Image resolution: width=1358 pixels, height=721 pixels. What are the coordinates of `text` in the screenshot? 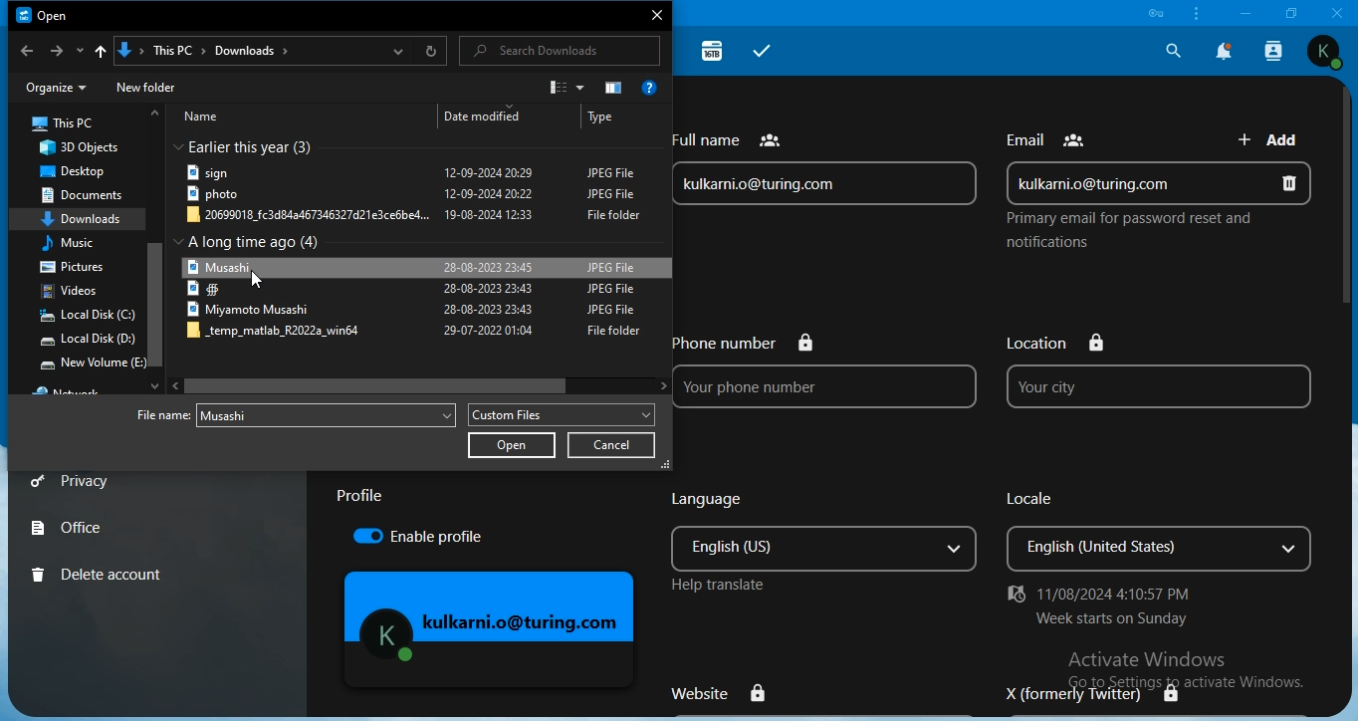 It's located at (359, 499).